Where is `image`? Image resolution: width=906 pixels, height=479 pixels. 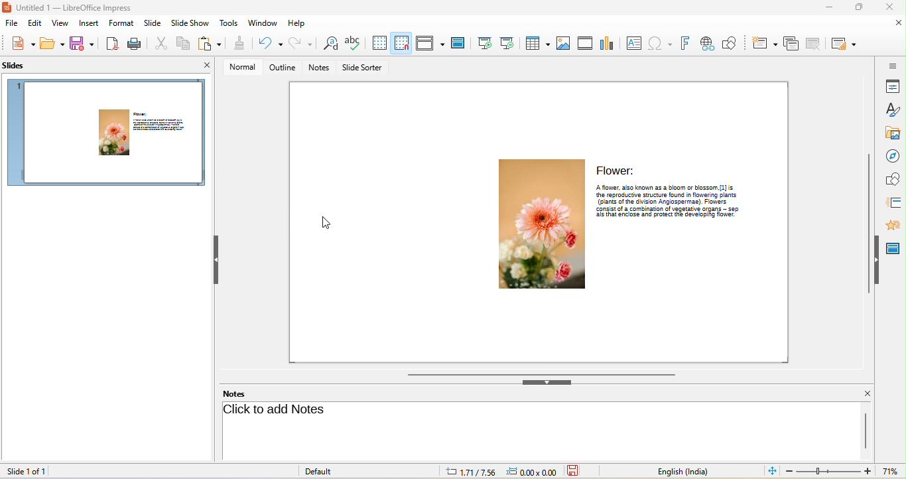 image is located at coordinates (564, 43).